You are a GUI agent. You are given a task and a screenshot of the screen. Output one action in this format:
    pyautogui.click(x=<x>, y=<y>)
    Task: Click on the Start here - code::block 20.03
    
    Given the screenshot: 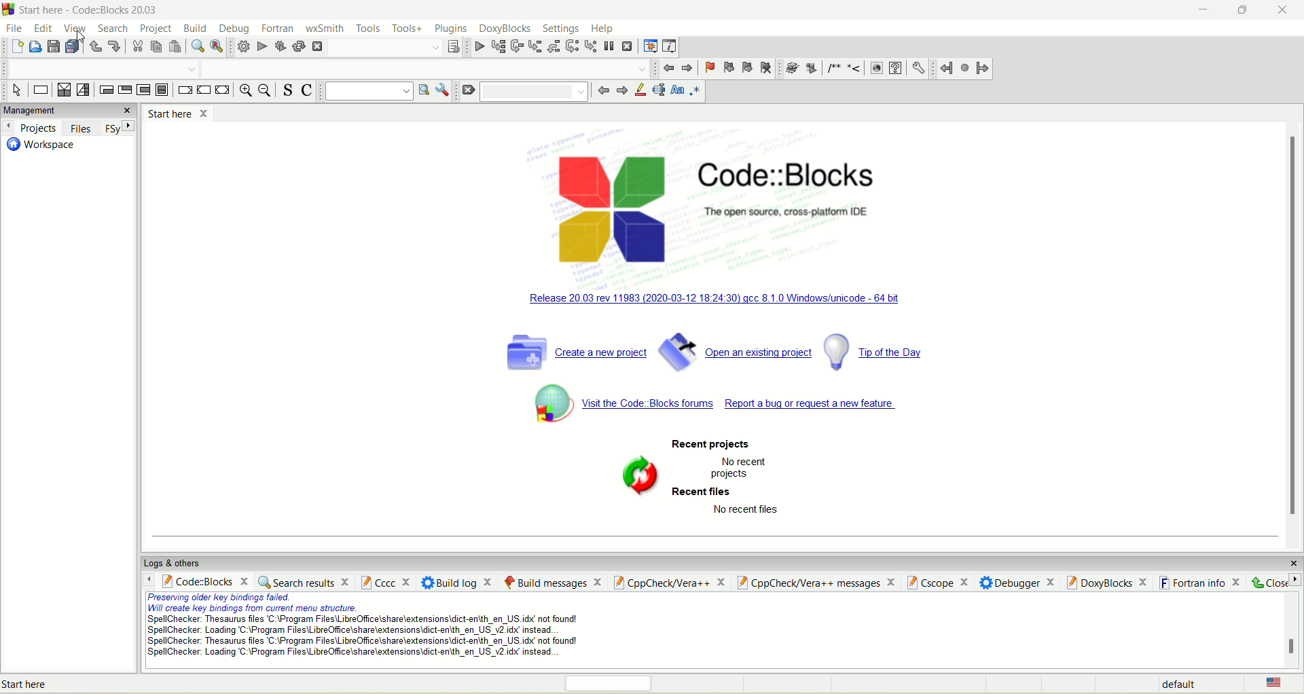 What is the action you would take?
    pyautogui.click(x=92, y=10)
    